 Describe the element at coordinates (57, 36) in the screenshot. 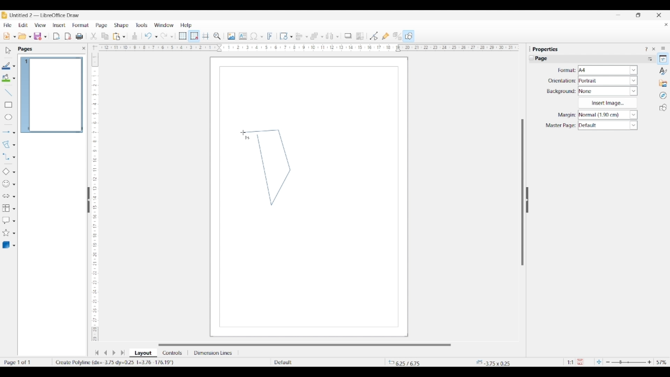

I see `Export` at that location.